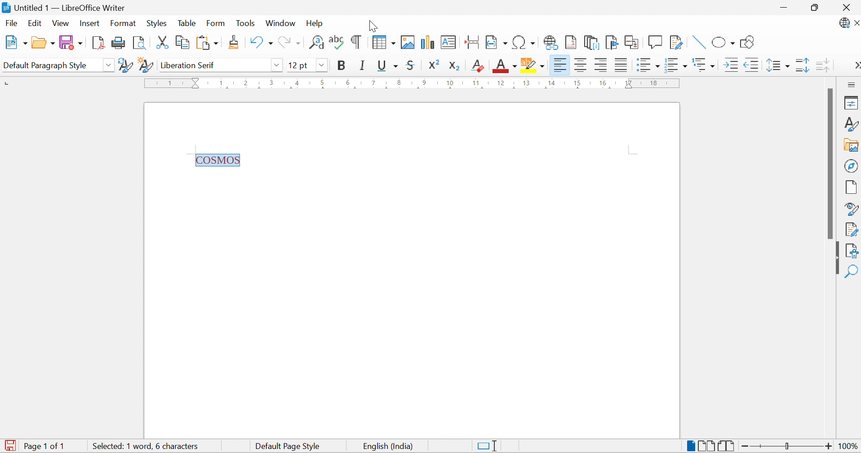 This screenshot has width=861, height=453. Describe the element at coordinates (551, 84) in the screenshot. I see `14` at that location.